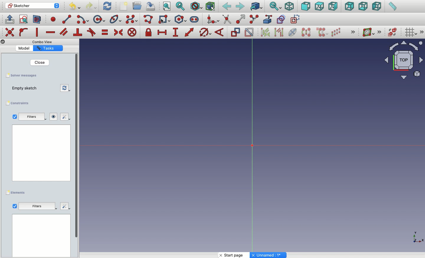  What do you see at coordinates (306, 32) in the screenshot?
I see `Symmetry` at bounding box center [306, 32].